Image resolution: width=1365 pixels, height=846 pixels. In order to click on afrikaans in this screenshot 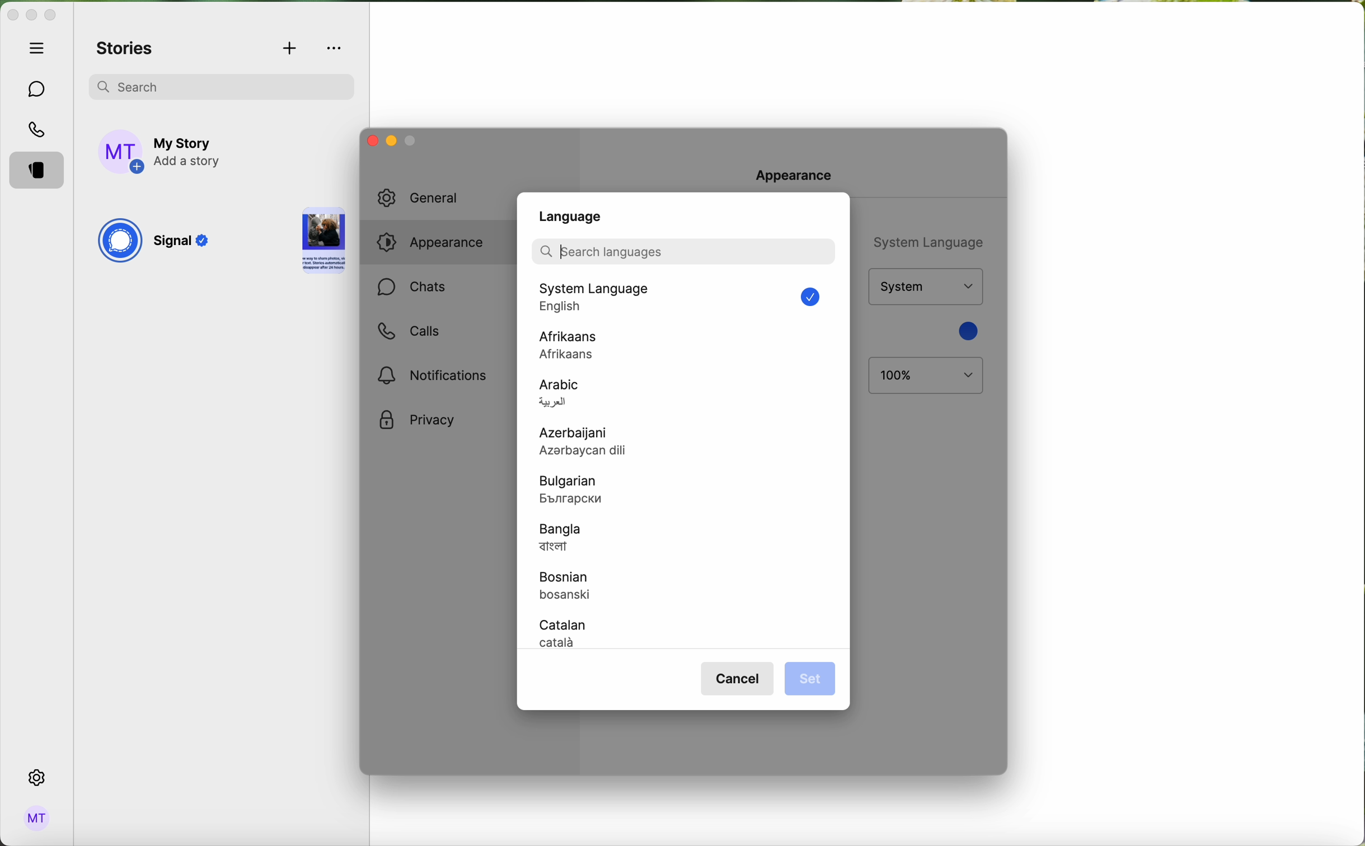, I will do `click(571, 345)`.